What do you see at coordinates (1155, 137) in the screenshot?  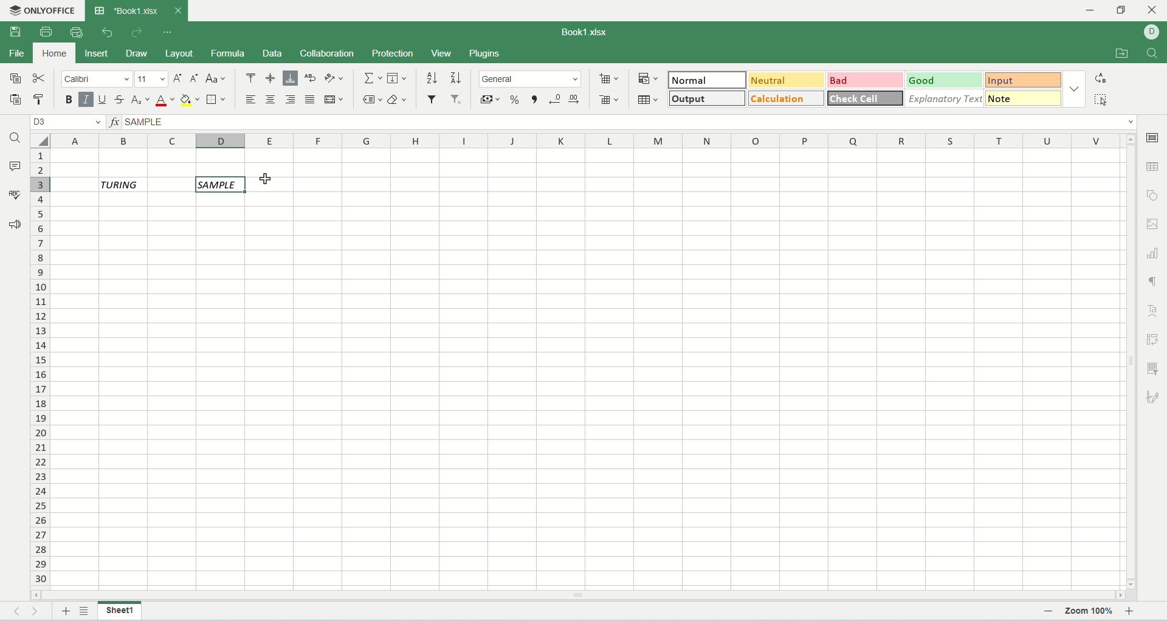 I see `cell settings` at bounding box center [1155, 137].